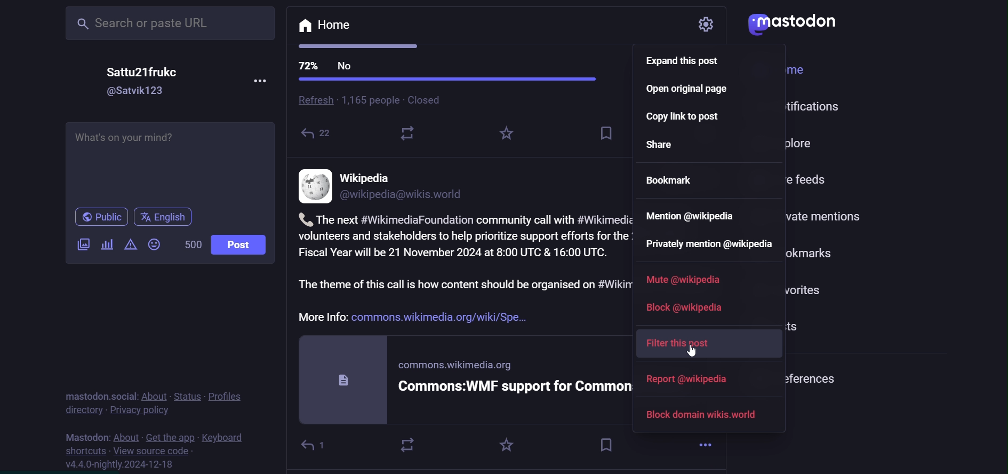  Describe the element at coordinates (315, 186) in the screenshot. I see `profile picture` at that location.